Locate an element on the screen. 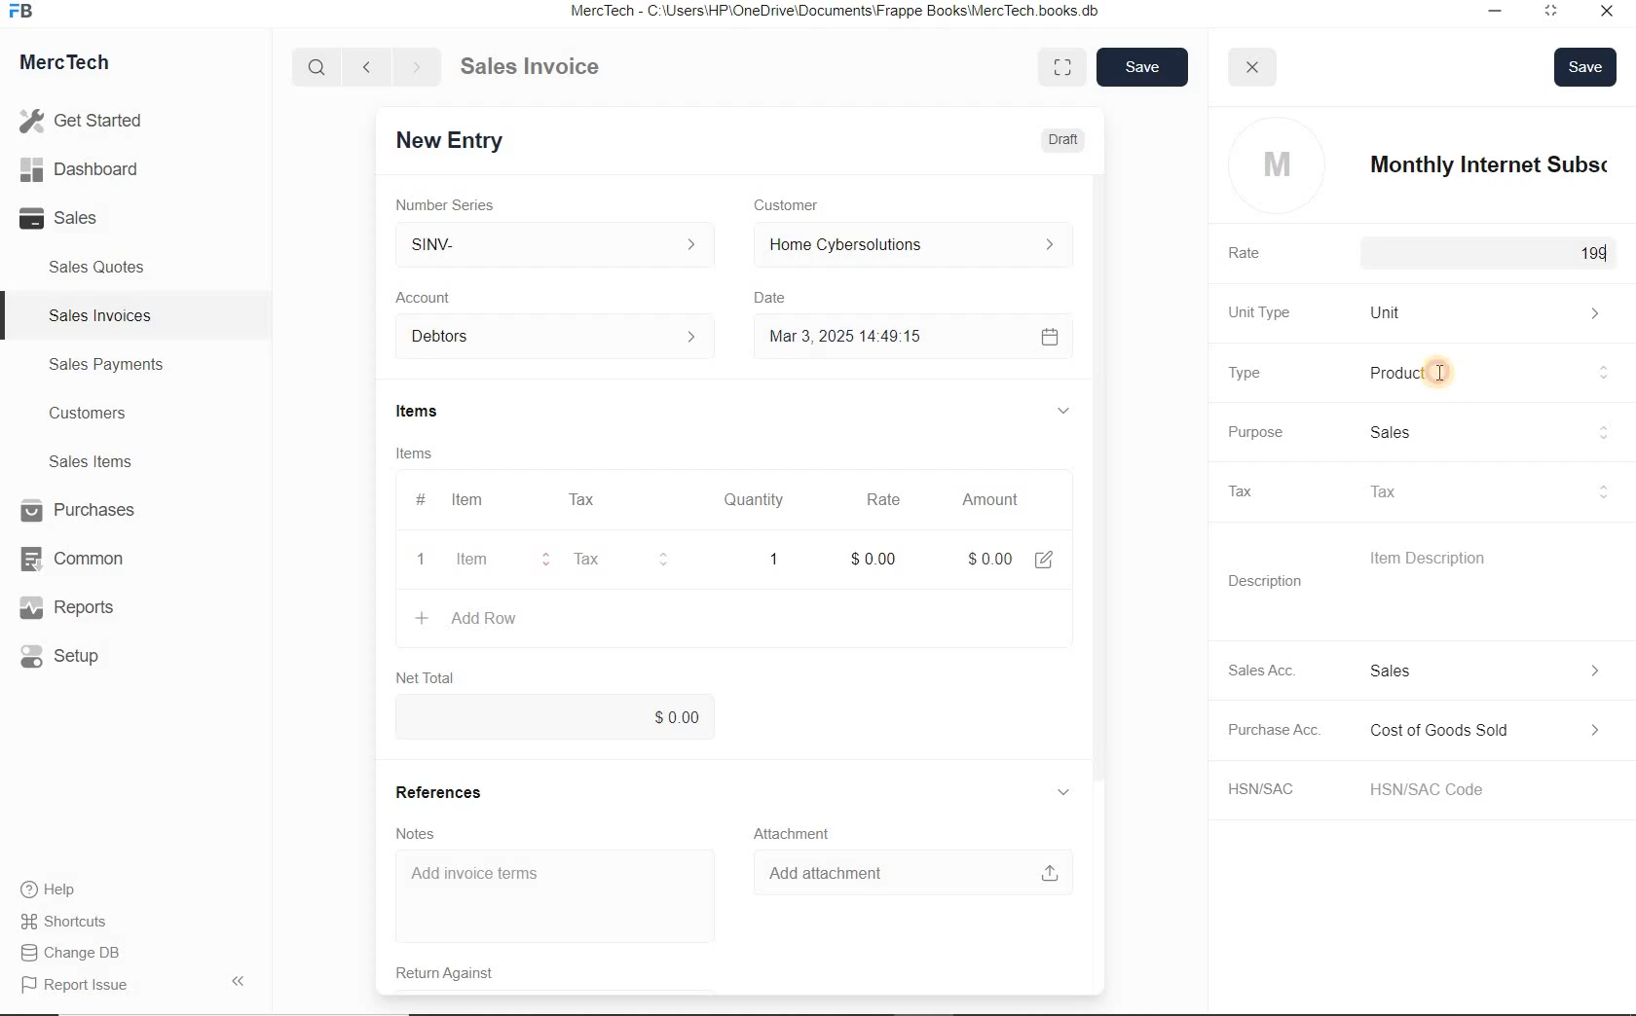 The height and width of the screenshot is (1016, 1636). rate: $0.00 is located at coordinates (873, 557).